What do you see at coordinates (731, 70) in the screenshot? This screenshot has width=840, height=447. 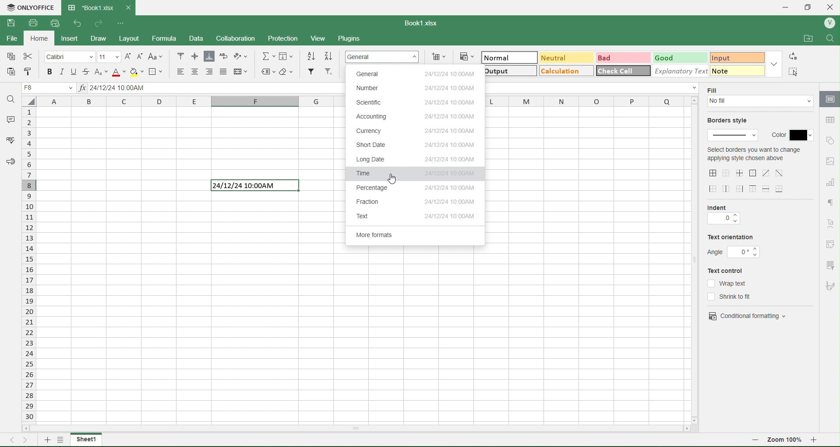 I see `note` at bounding box center [731, 70].